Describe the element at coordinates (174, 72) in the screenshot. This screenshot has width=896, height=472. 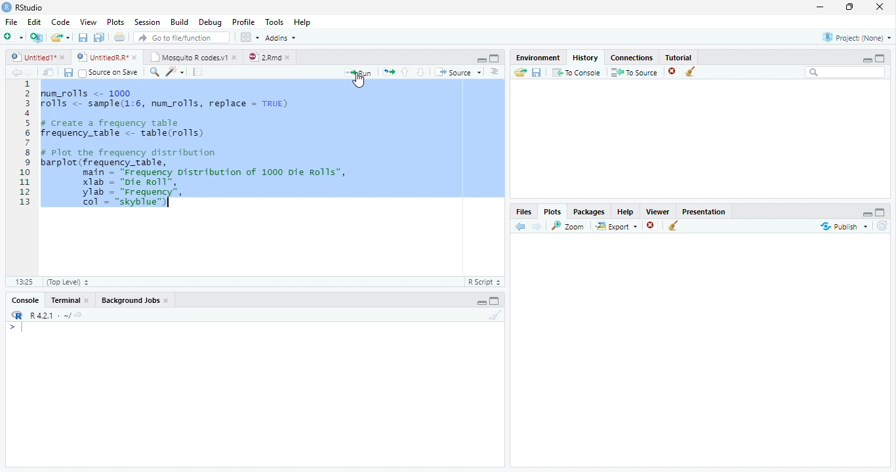
I see `Code Tools` at that location.